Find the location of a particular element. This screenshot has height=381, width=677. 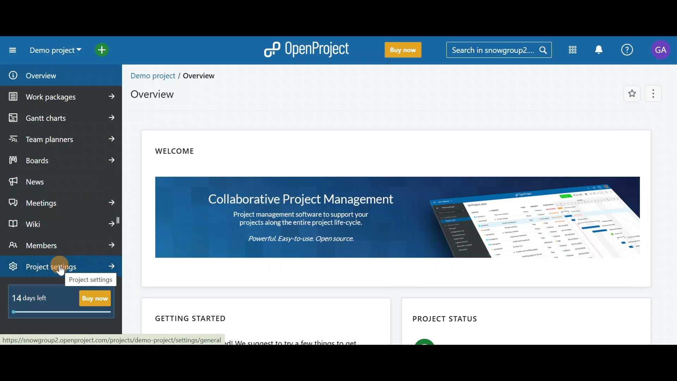

Wiki is located at coordinates (62, 223).